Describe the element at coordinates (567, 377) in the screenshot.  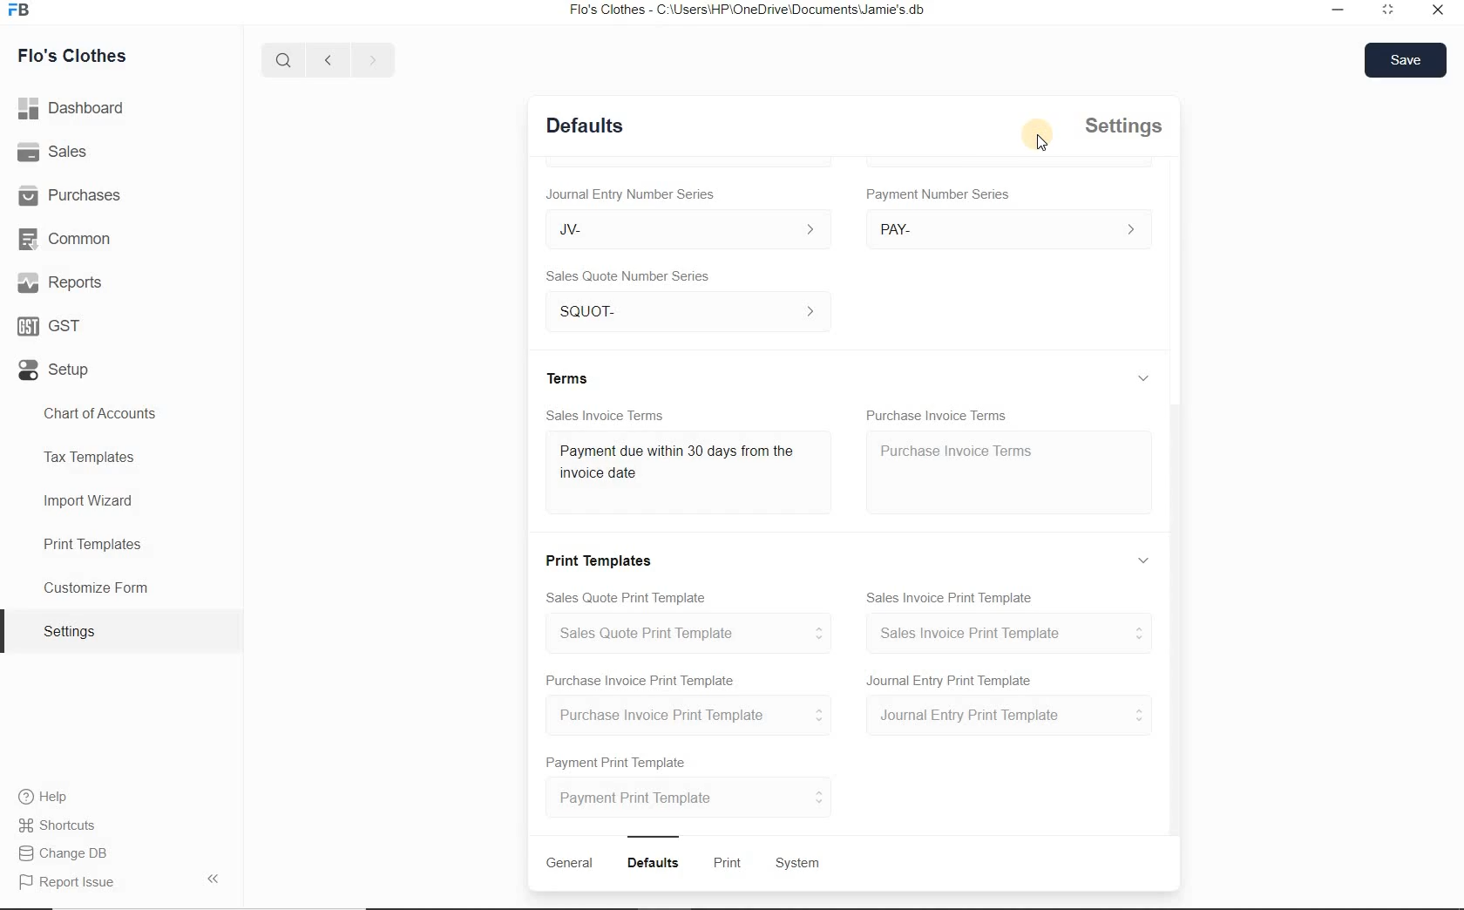
I see `Terms` at that location.